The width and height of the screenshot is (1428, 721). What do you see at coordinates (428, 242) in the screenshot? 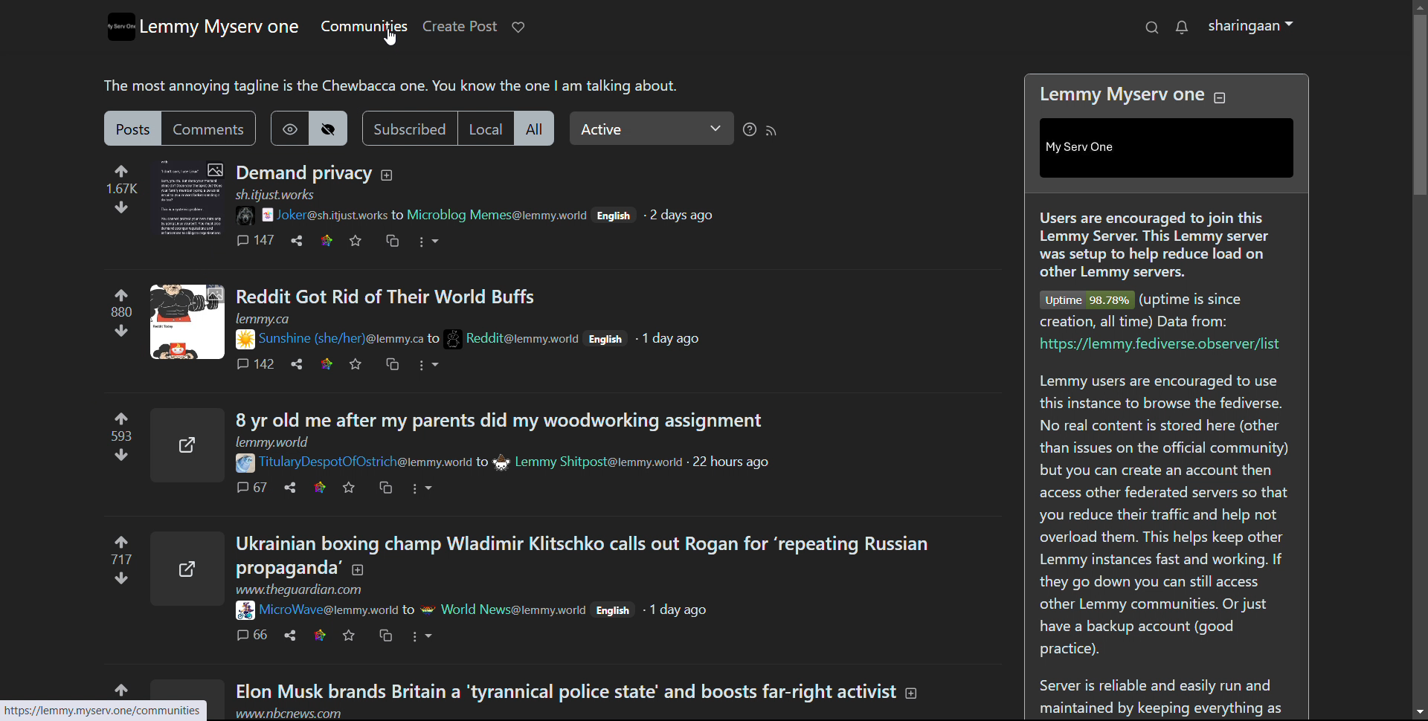
I see `more` at bounding box center [428, 242].